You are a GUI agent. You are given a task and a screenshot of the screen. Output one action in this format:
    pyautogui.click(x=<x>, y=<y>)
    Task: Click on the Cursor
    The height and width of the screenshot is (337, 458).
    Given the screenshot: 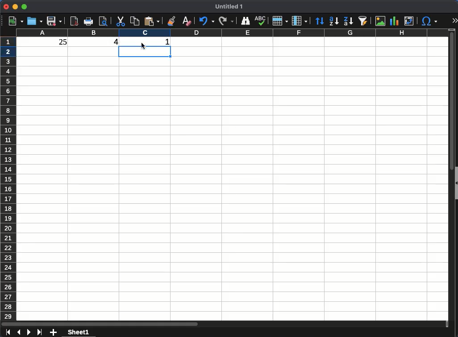 What is the action you would take?
    pyautogui.click(x=146, y=45)
    